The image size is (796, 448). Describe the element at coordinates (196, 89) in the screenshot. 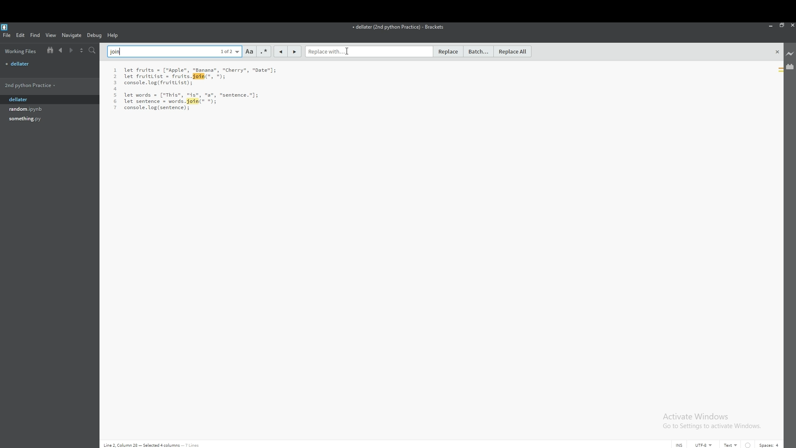

I see `text` at that location.